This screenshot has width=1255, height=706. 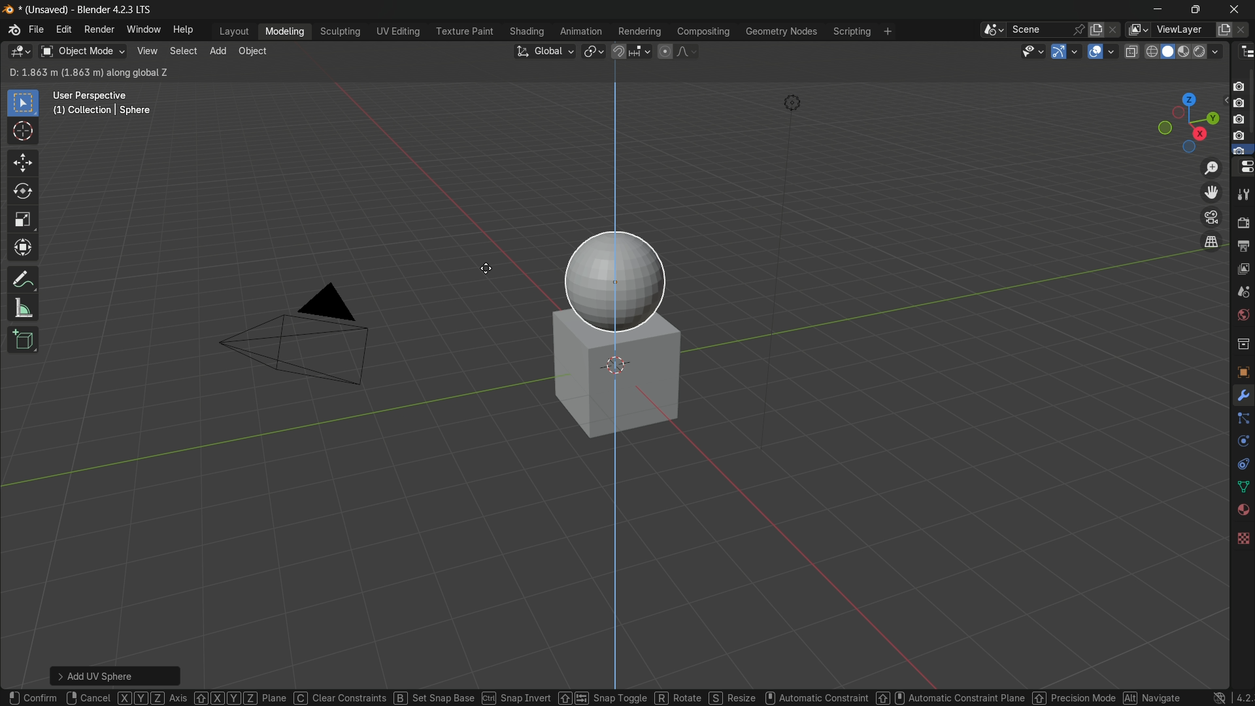 I want to click on view layer name, so click(x=1182, y=29).